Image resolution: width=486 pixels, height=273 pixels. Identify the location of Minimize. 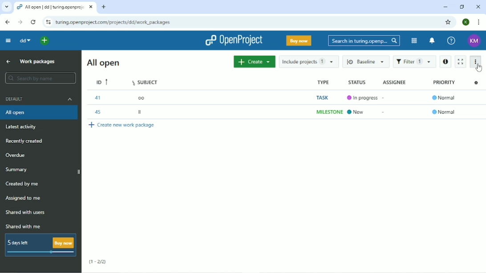
(445, 7).